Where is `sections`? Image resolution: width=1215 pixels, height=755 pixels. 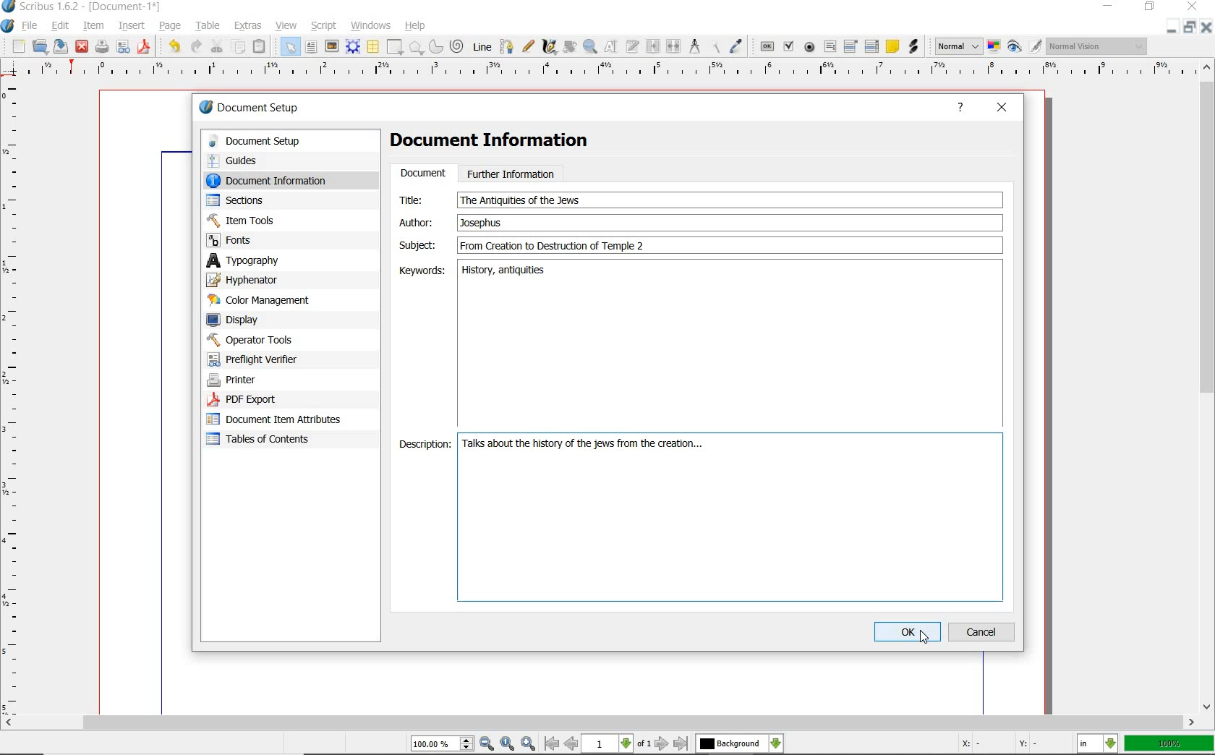 sections is located at coordinates (267, 200).